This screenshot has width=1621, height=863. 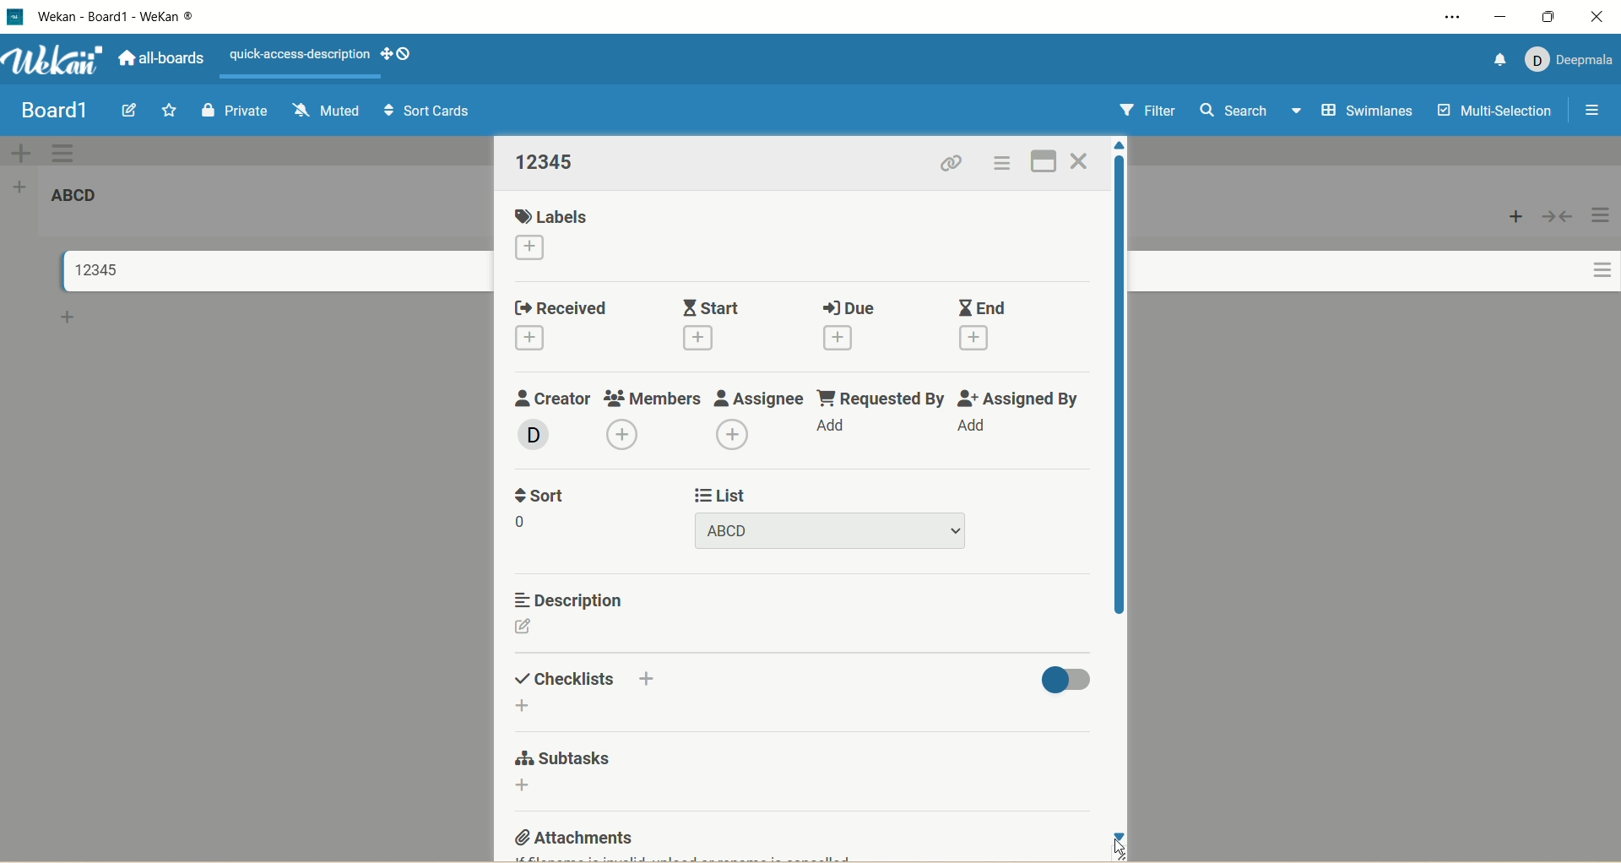 I want to click on sort cards, so click(x=428, y=113).